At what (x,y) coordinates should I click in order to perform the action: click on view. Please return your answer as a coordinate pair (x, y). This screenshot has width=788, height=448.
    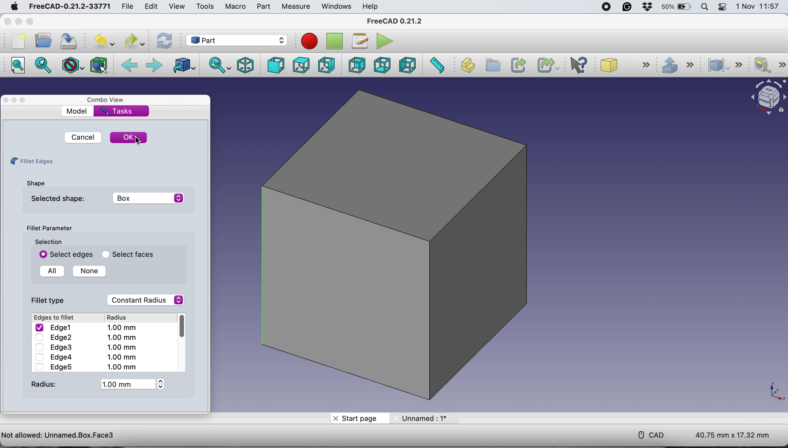
    Looking at the image, I should click on (177, 6).